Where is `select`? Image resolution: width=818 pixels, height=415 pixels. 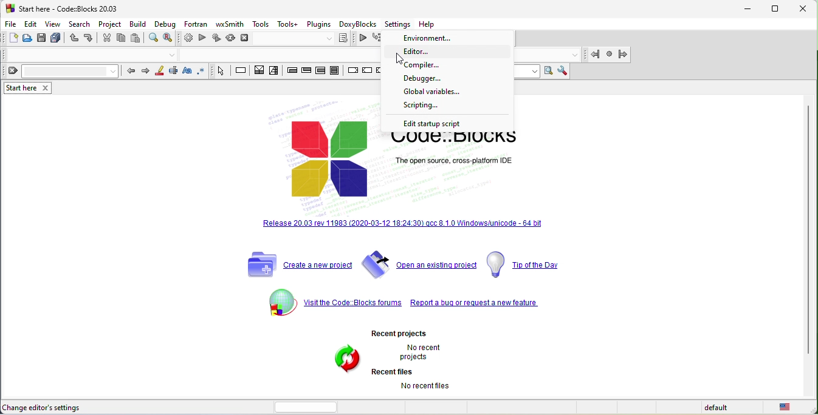
select is located at coordinates (222, 71).